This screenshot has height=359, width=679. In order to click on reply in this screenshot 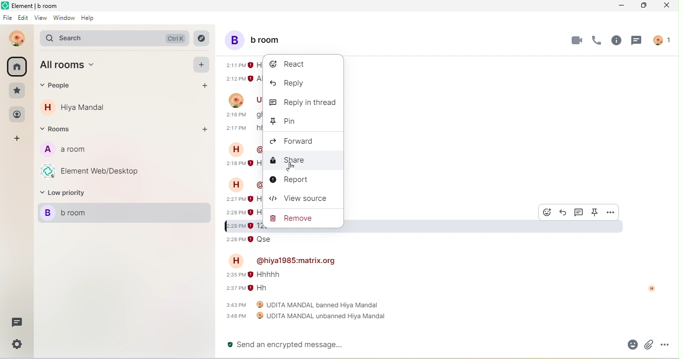, I will do `click(563, 212)`.